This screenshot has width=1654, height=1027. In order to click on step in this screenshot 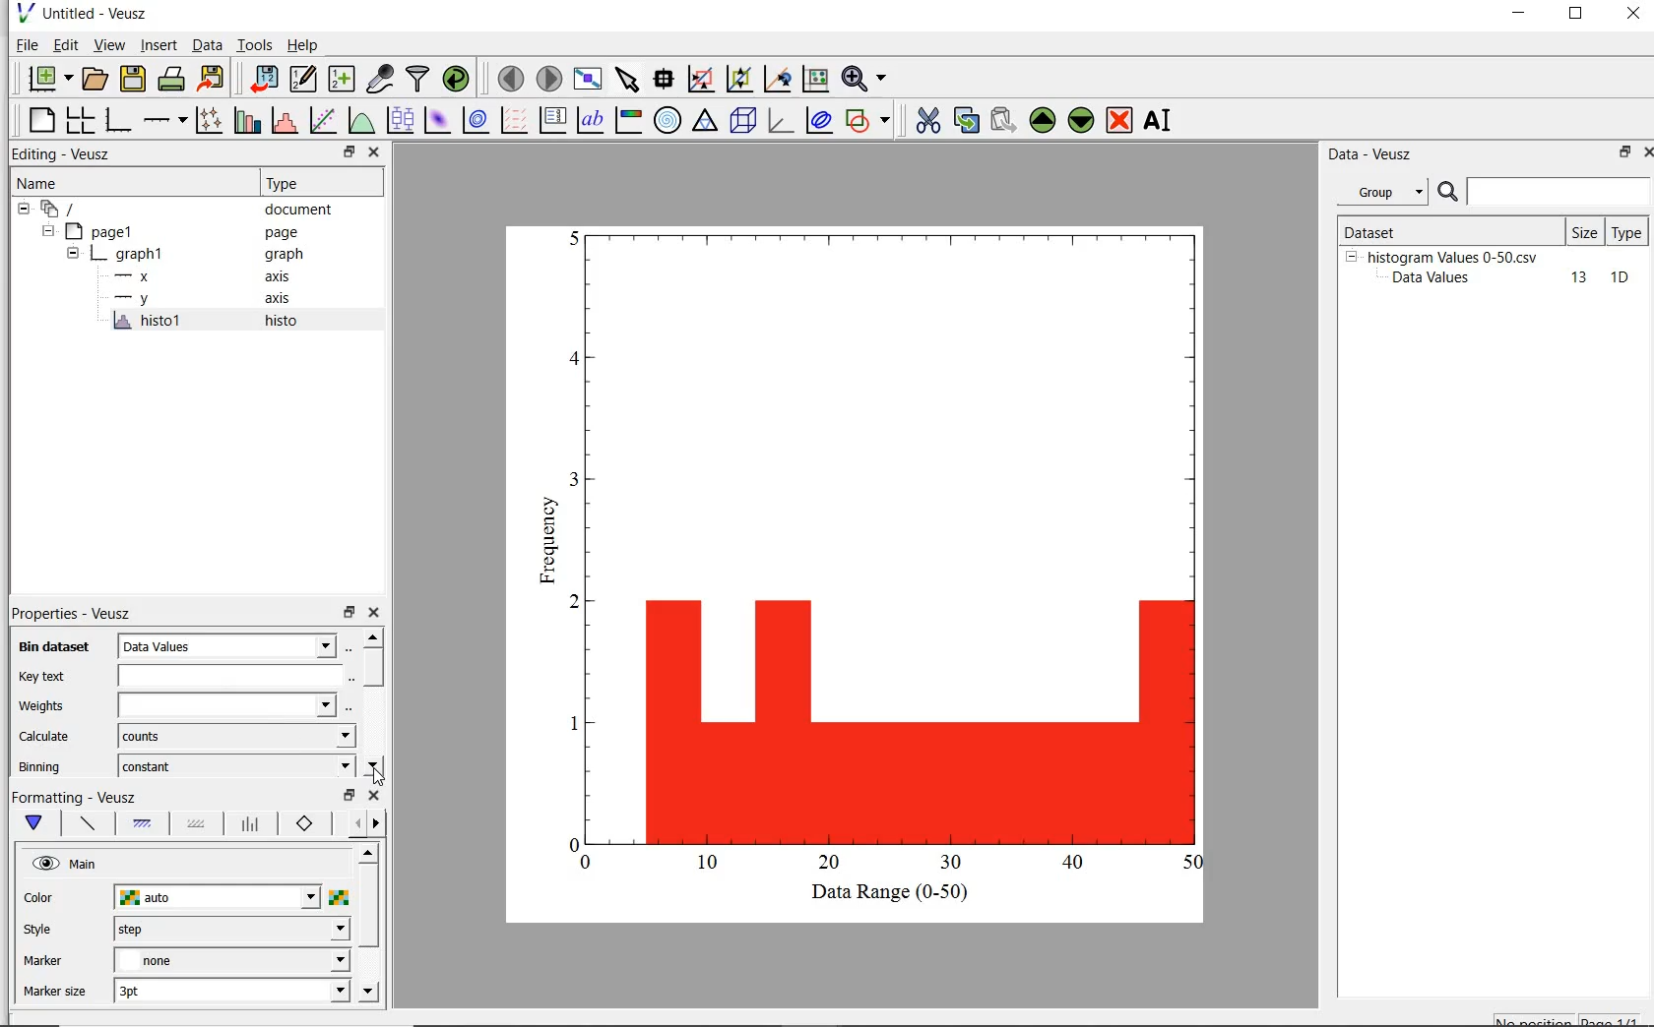, I will do `click(230, 929)`.